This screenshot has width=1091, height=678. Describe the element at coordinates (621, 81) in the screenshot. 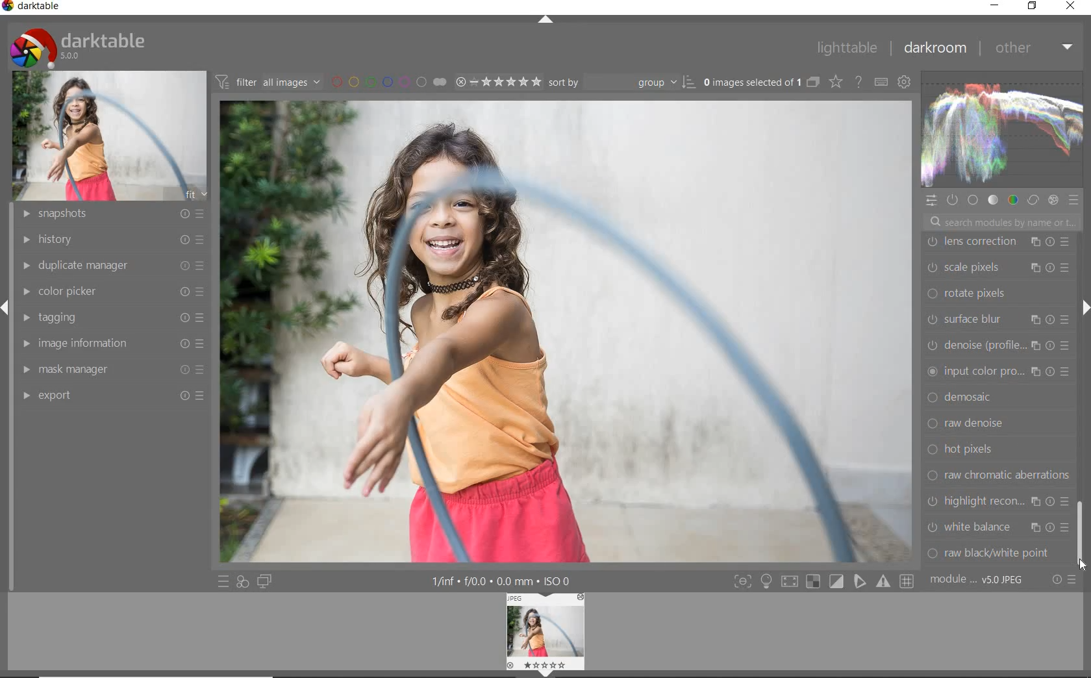

I see `sort` at that location.